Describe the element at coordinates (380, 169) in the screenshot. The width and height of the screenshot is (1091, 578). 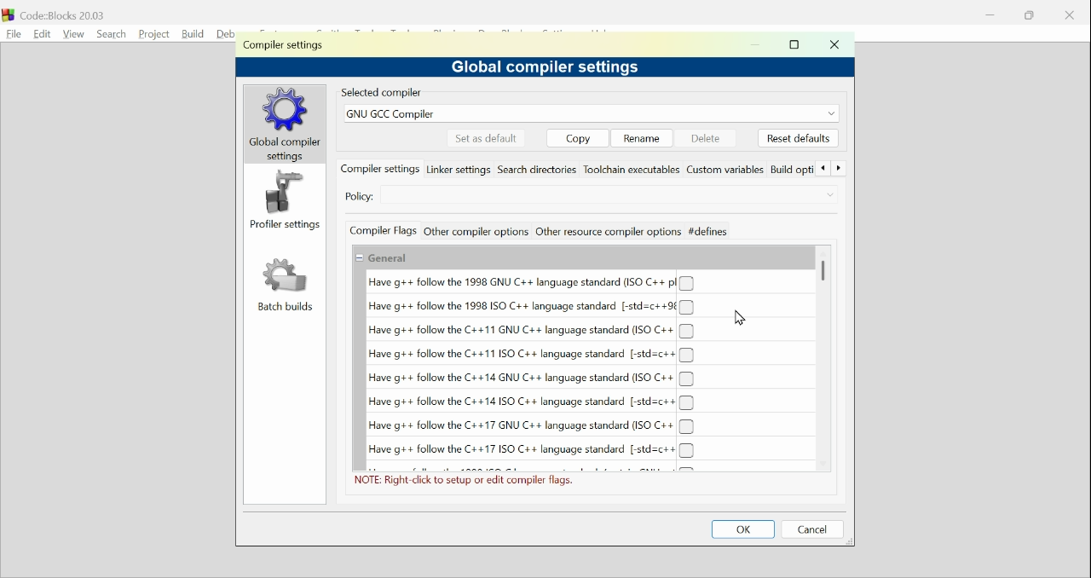
I see `compiler settings ` at that location.